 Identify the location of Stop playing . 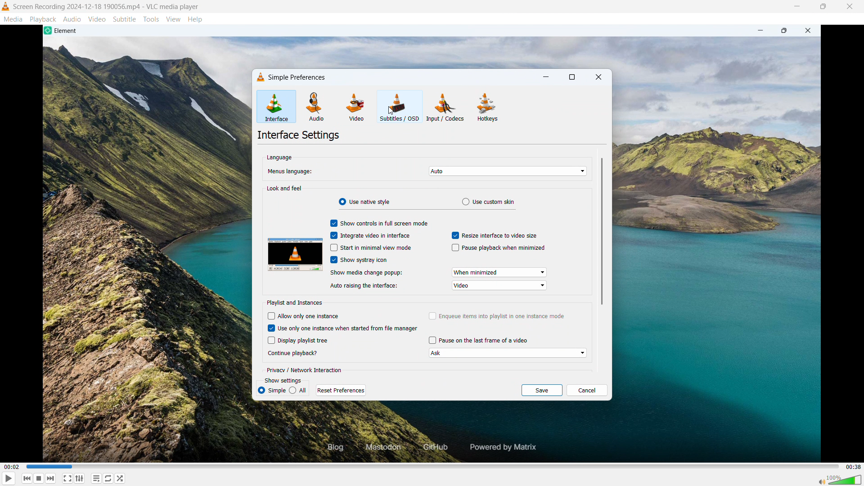
(27, 478).